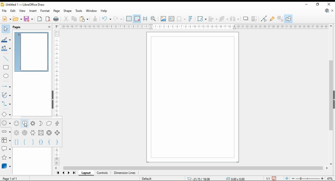  I want to click on icon and filename, so click(23, 4).